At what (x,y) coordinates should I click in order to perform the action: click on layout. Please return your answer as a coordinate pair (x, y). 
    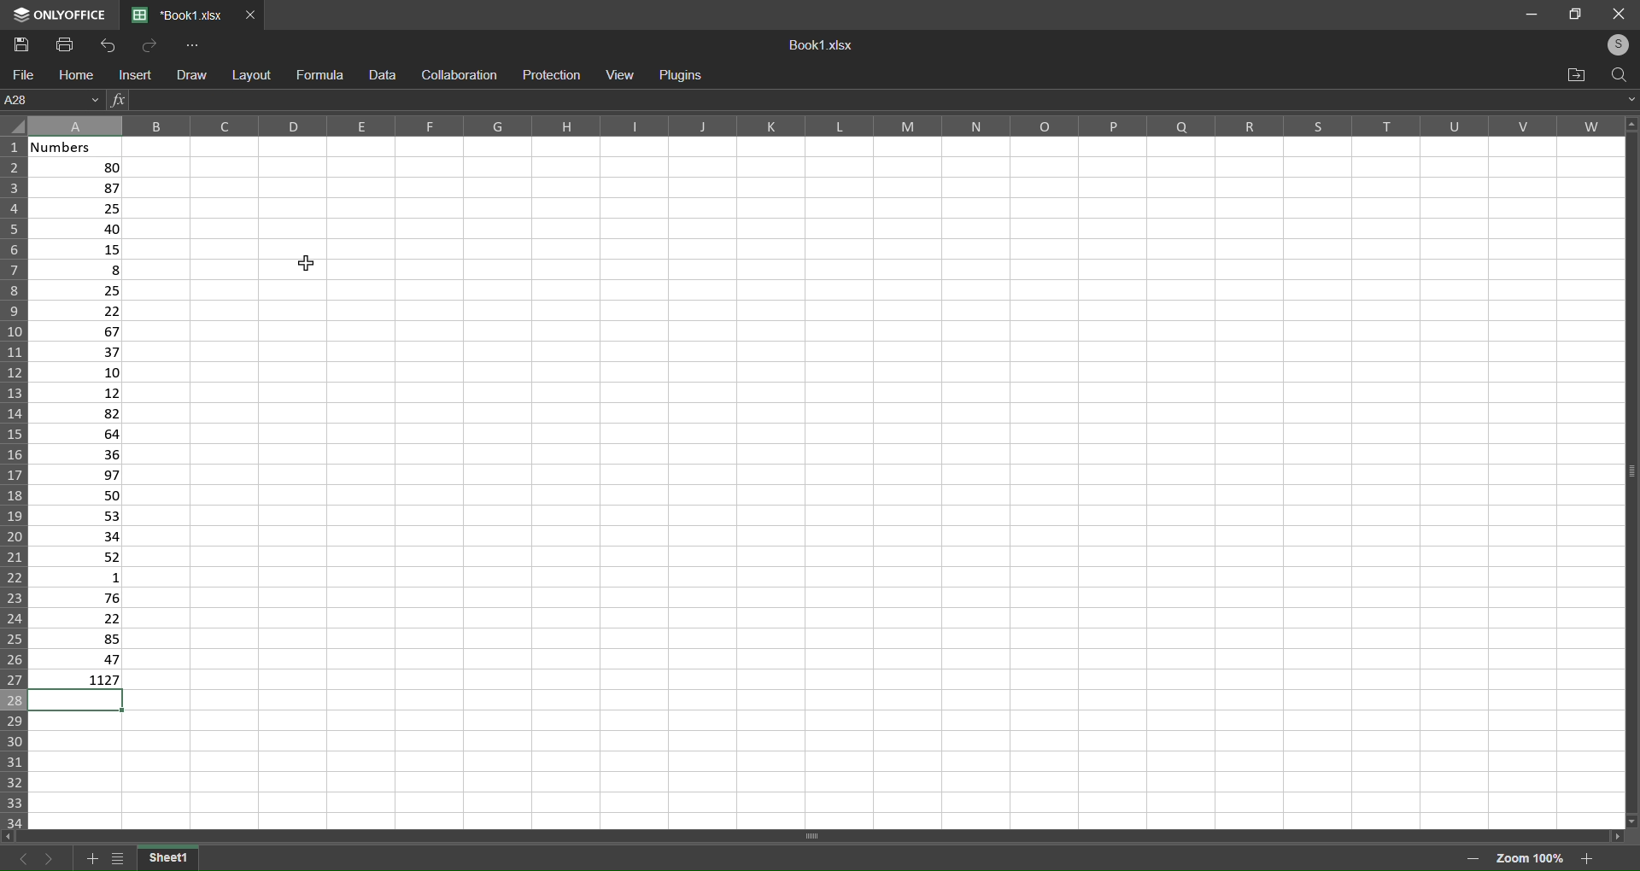
    Looking at the image, I should click on (251, 75).